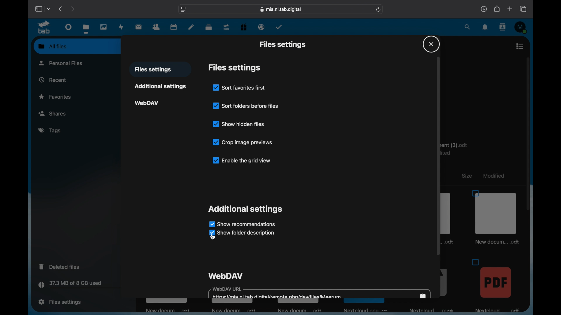 This screenshot has width=561, height=315. Describe the element at coordinates (502, 27) in the screenshot. I see `contacts` at that location.